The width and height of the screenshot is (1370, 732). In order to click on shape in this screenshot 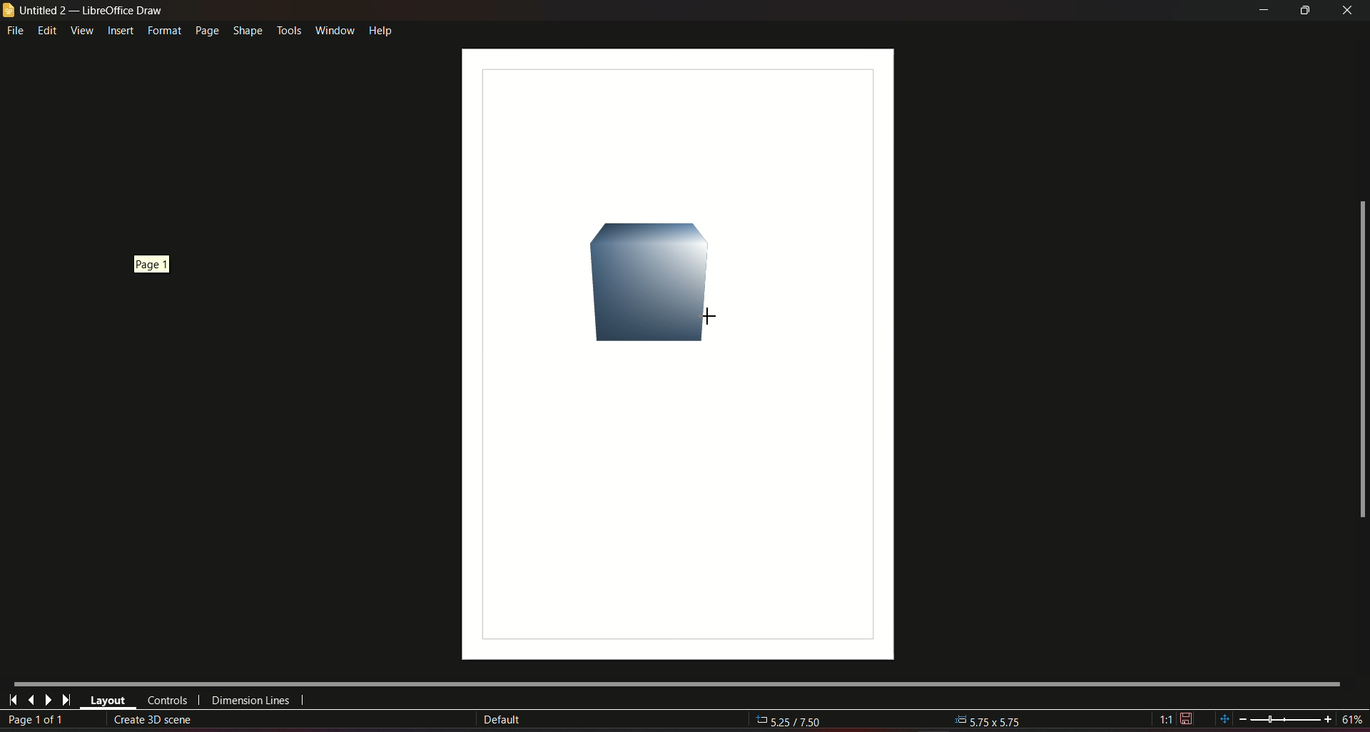, I will do `click(247, 29)`.